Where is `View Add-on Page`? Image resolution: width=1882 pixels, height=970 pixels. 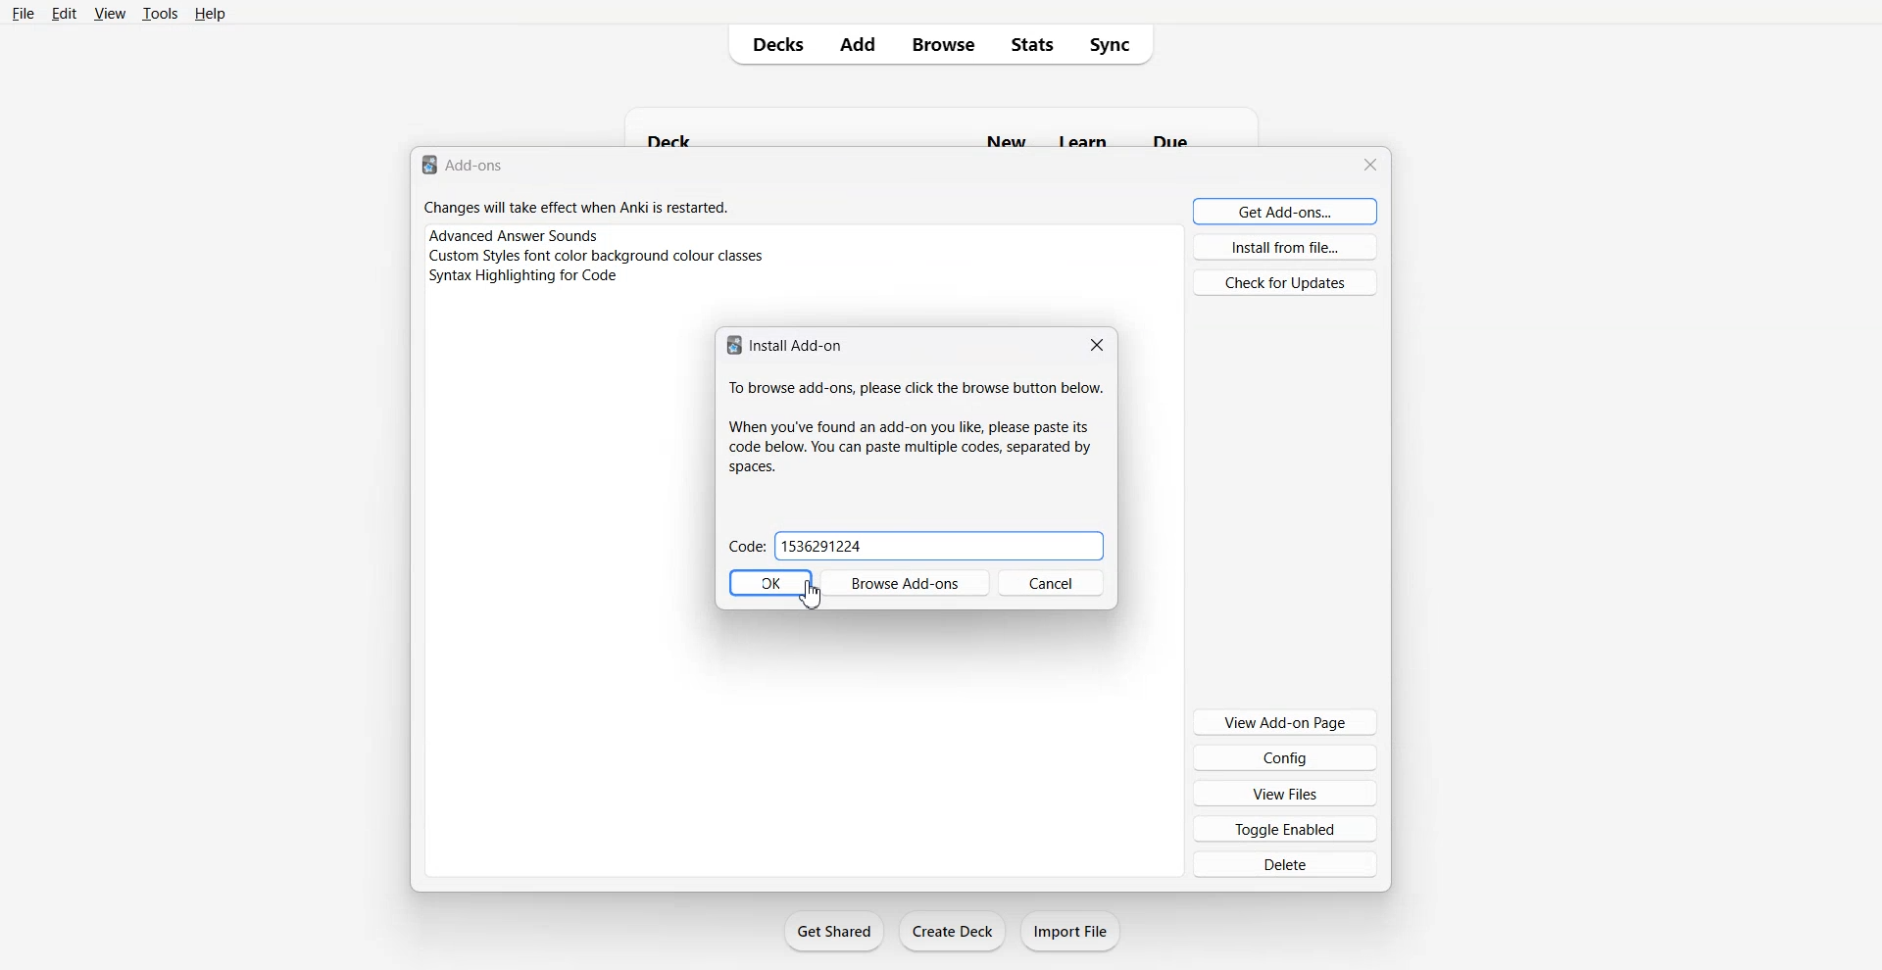 View Add-on Page is located at coordinates (1284, 721).